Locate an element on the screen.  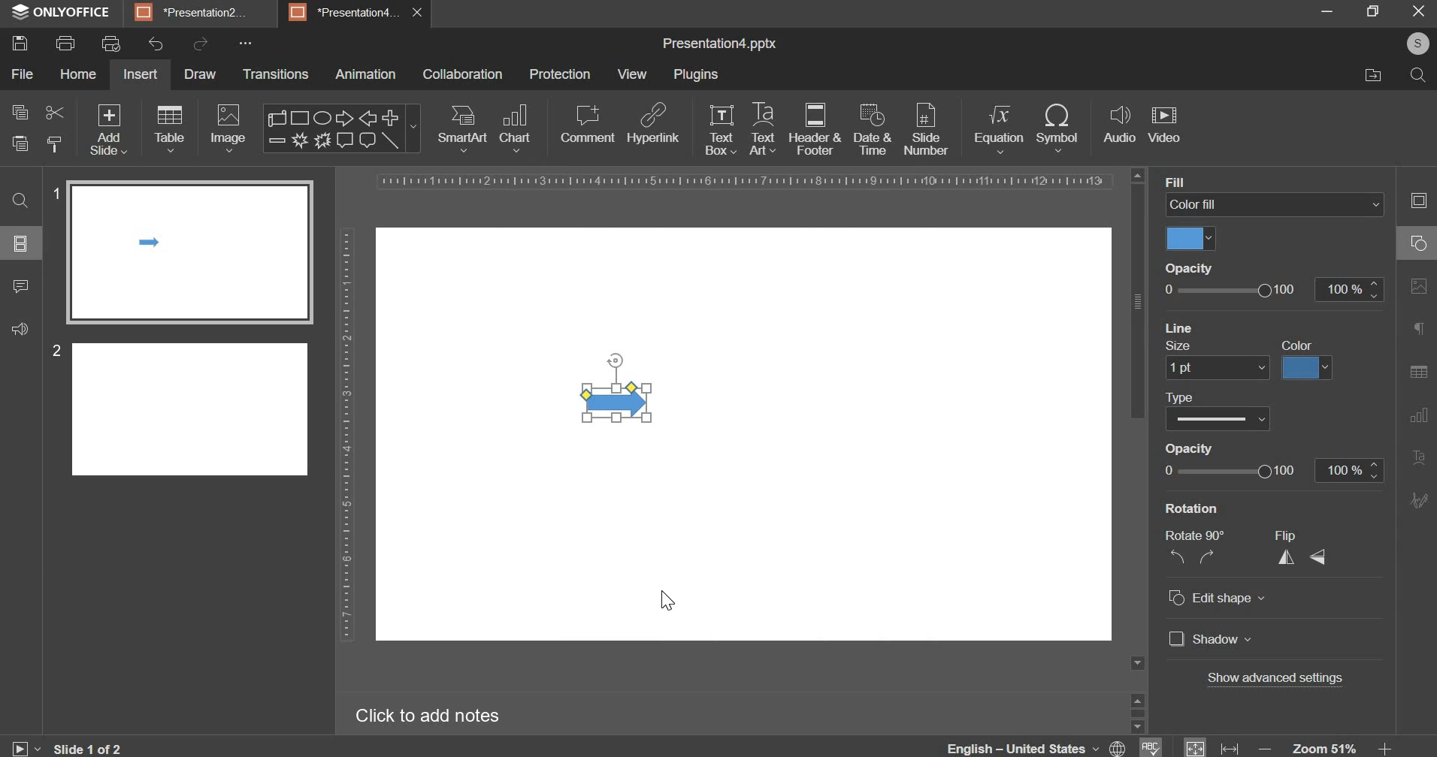
right side bar is located at coordinates (1415, 346).